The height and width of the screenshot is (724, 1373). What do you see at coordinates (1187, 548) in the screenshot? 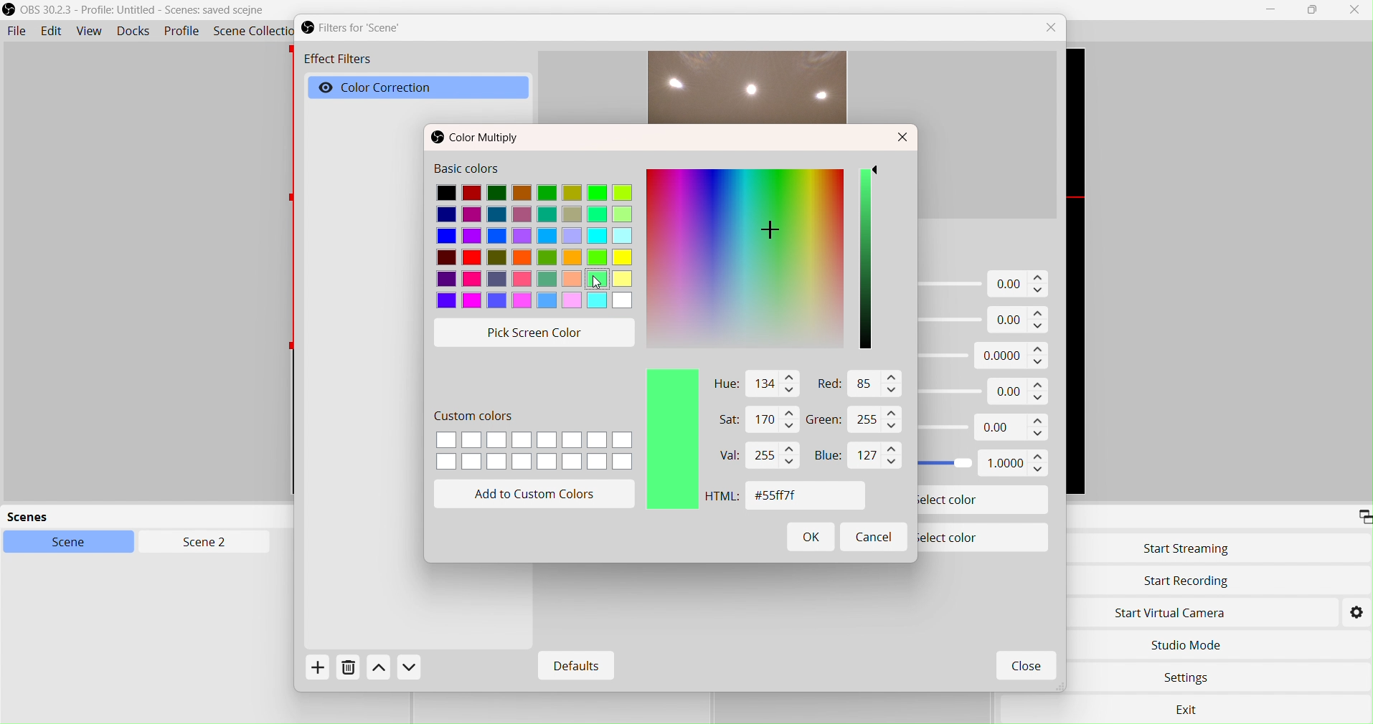
I see `Start Streaming` at bounding box center [1187, 548].